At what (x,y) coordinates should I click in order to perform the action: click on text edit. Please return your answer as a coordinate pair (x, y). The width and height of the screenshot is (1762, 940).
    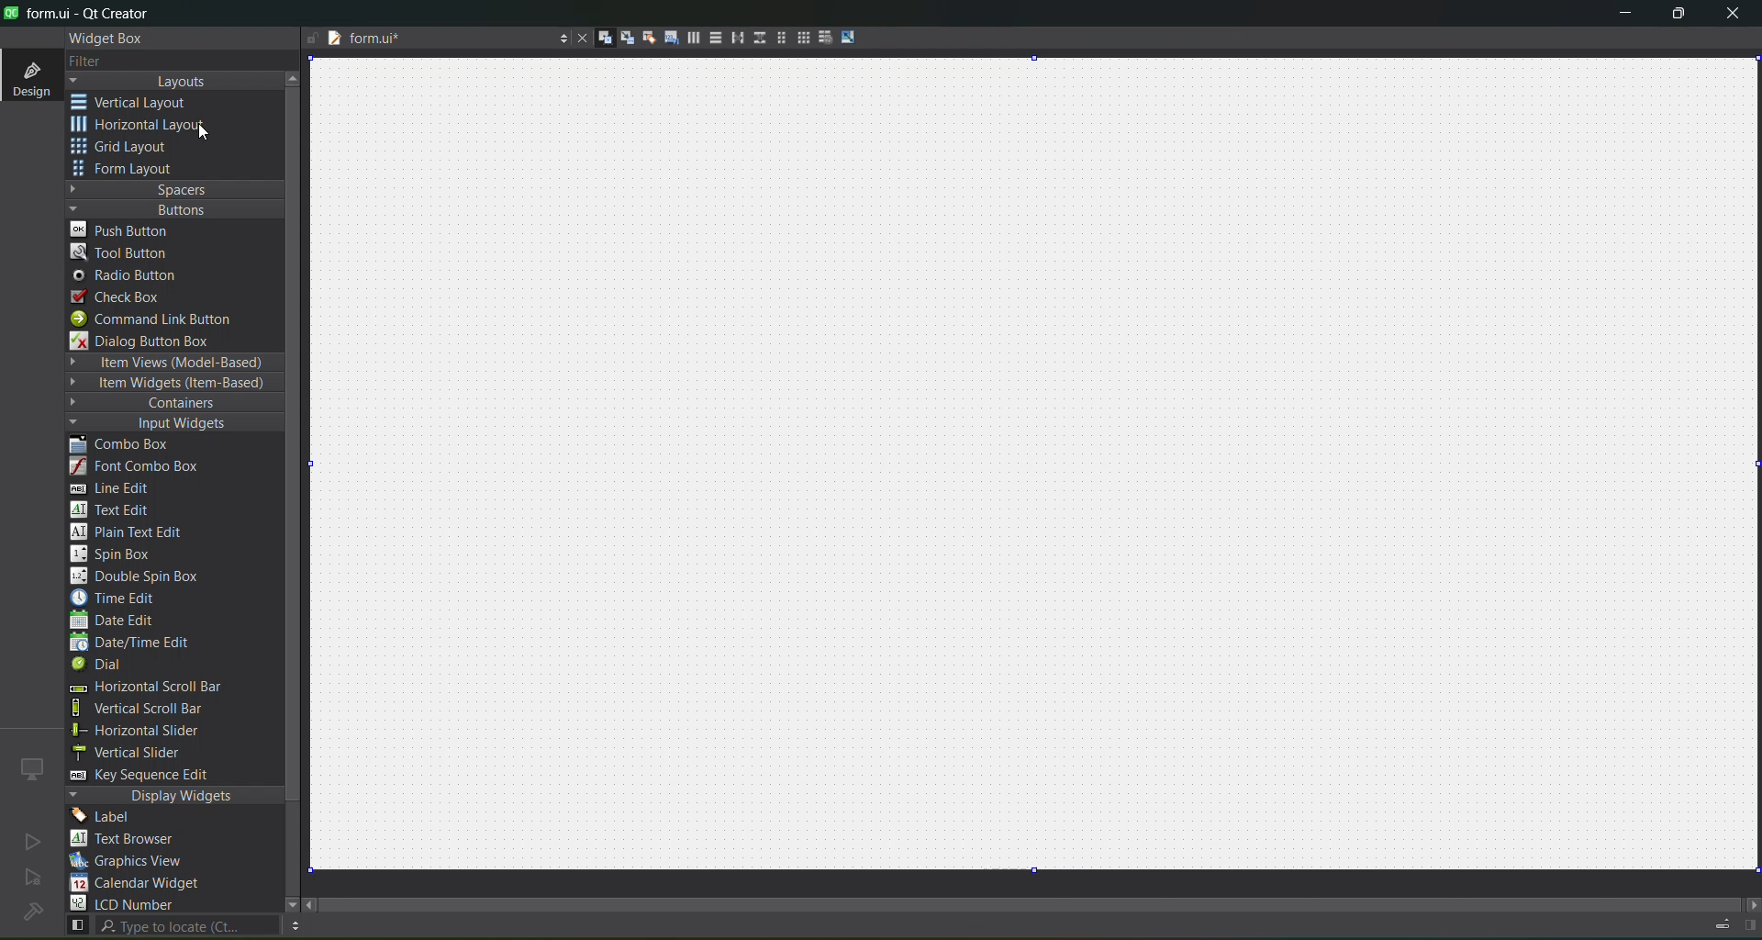
    Looking at the image, I should click on (116, 509).